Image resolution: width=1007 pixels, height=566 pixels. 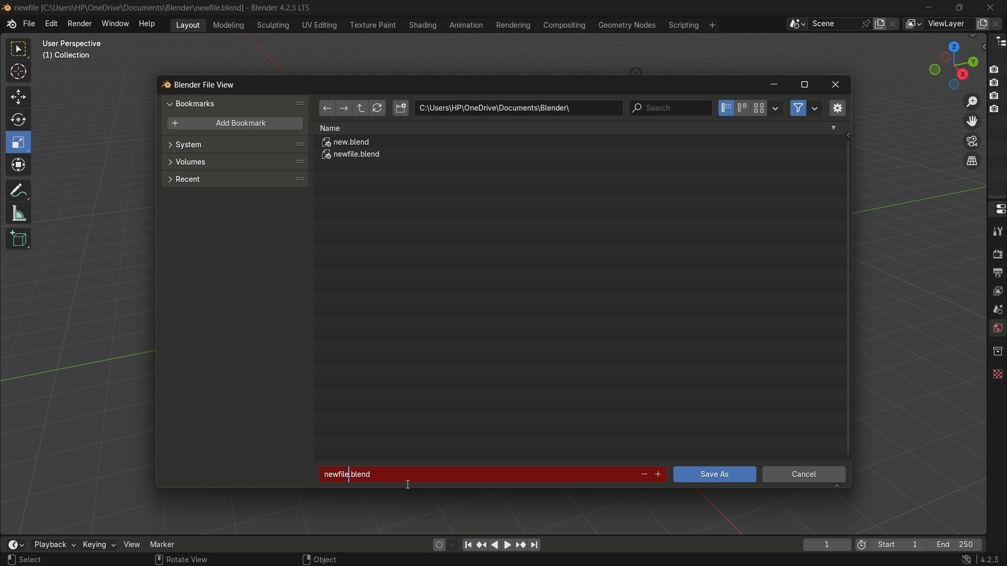 I want to click on select box, so click(x=19, y=49).